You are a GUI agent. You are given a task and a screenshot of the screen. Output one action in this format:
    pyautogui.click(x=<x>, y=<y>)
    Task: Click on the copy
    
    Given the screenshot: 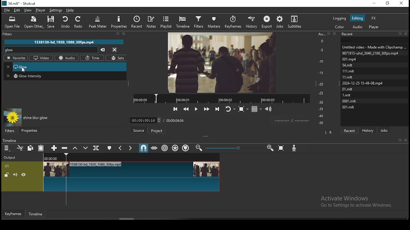 What is the action you would take?
    pyautogui.click(x=30, y=148)
    